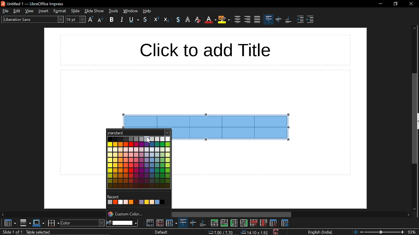 The image size is (419, 235). What do you see at coordinates (279, 20) in the screenshot?
I see `center vertically` at bounding box center [279, 20].